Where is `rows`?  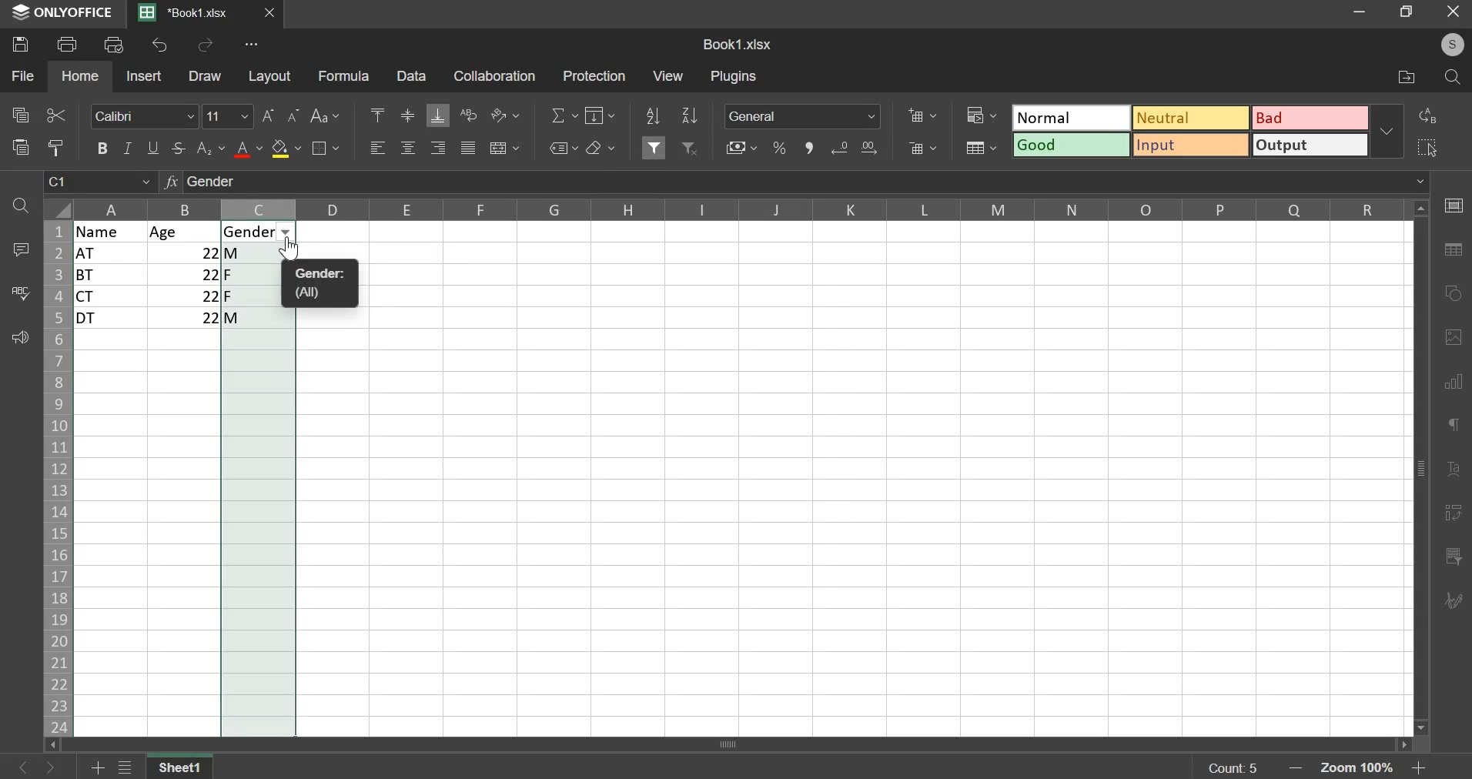 rows is located at coordinates (55, 479).